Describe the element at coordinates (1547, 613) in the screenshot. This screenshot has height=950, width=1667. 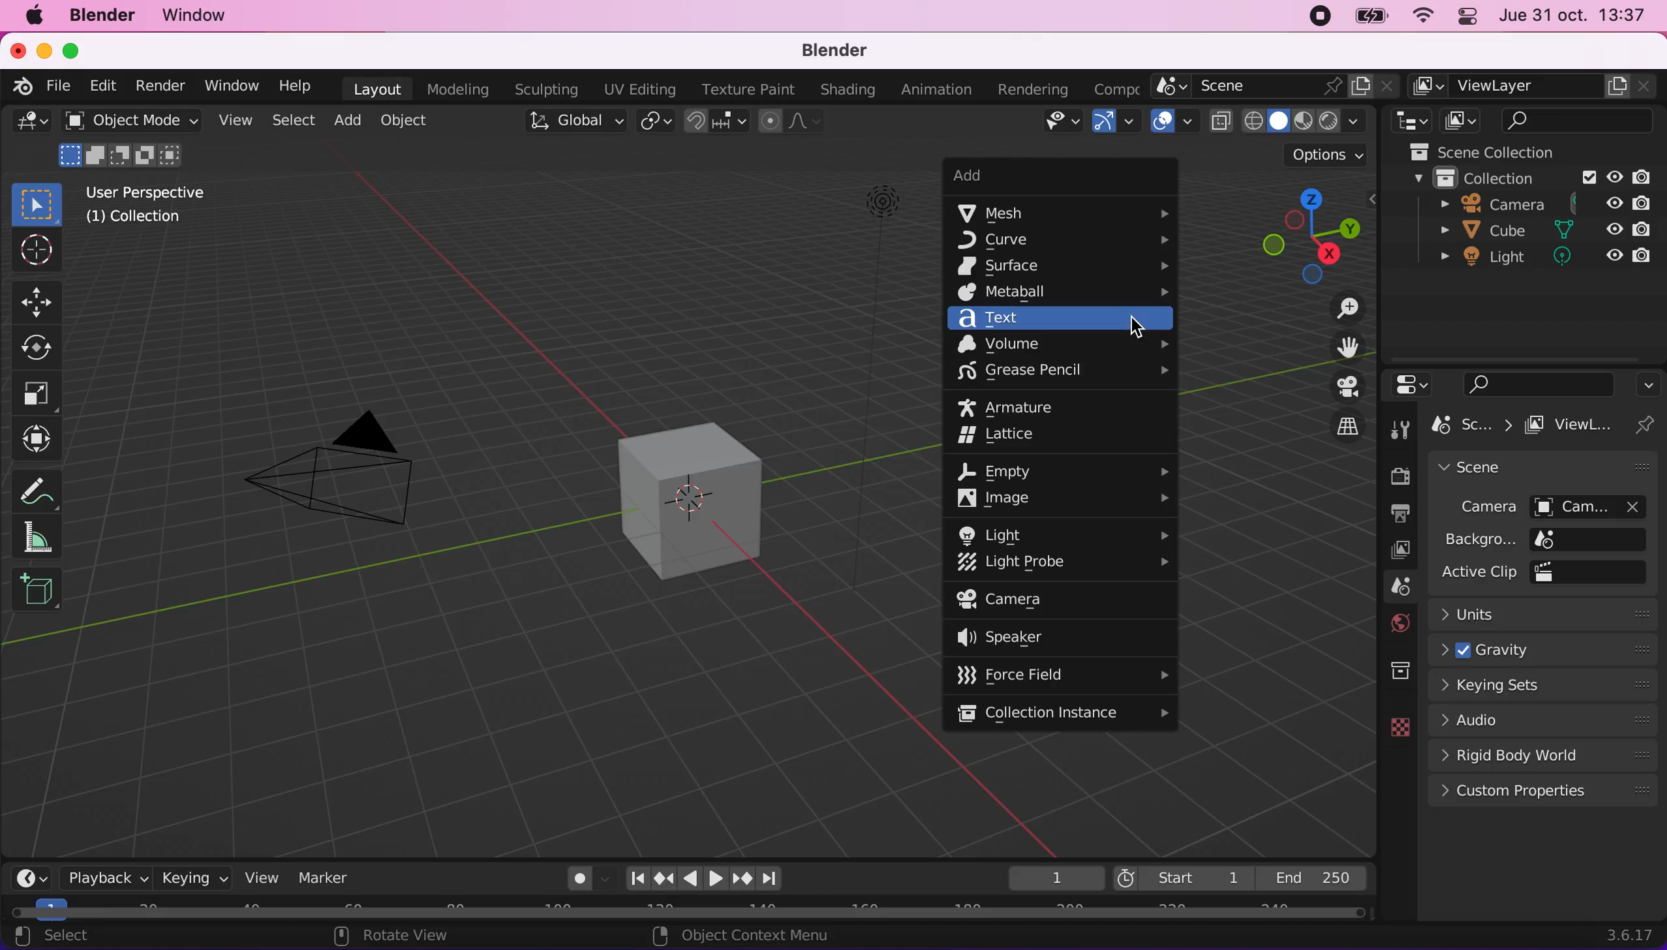
I see `units` at that location.